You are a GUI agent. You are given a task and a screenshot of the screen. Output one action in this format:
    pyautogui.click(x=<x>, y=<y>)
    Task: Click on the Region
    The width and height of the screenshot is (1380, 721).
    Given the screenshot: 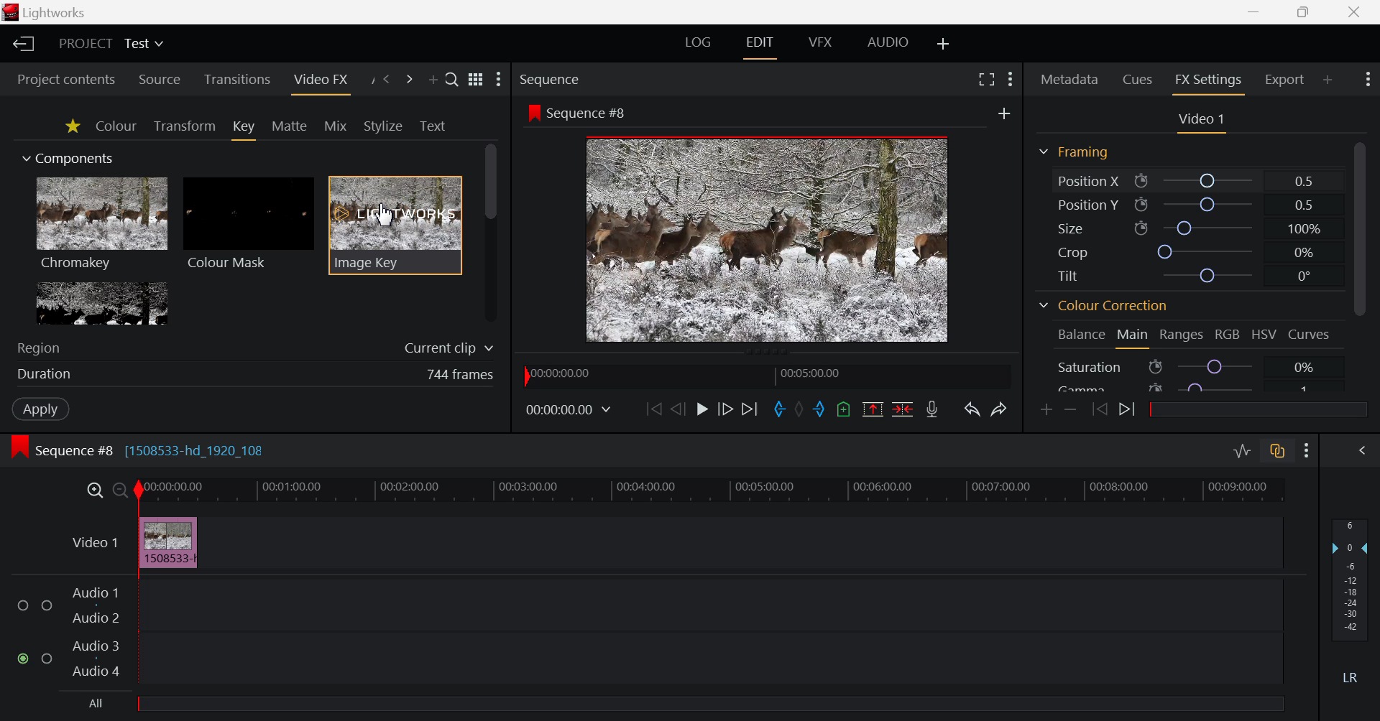 What is the action you would take?
    pyautogui.click(x=41, y=349)
    